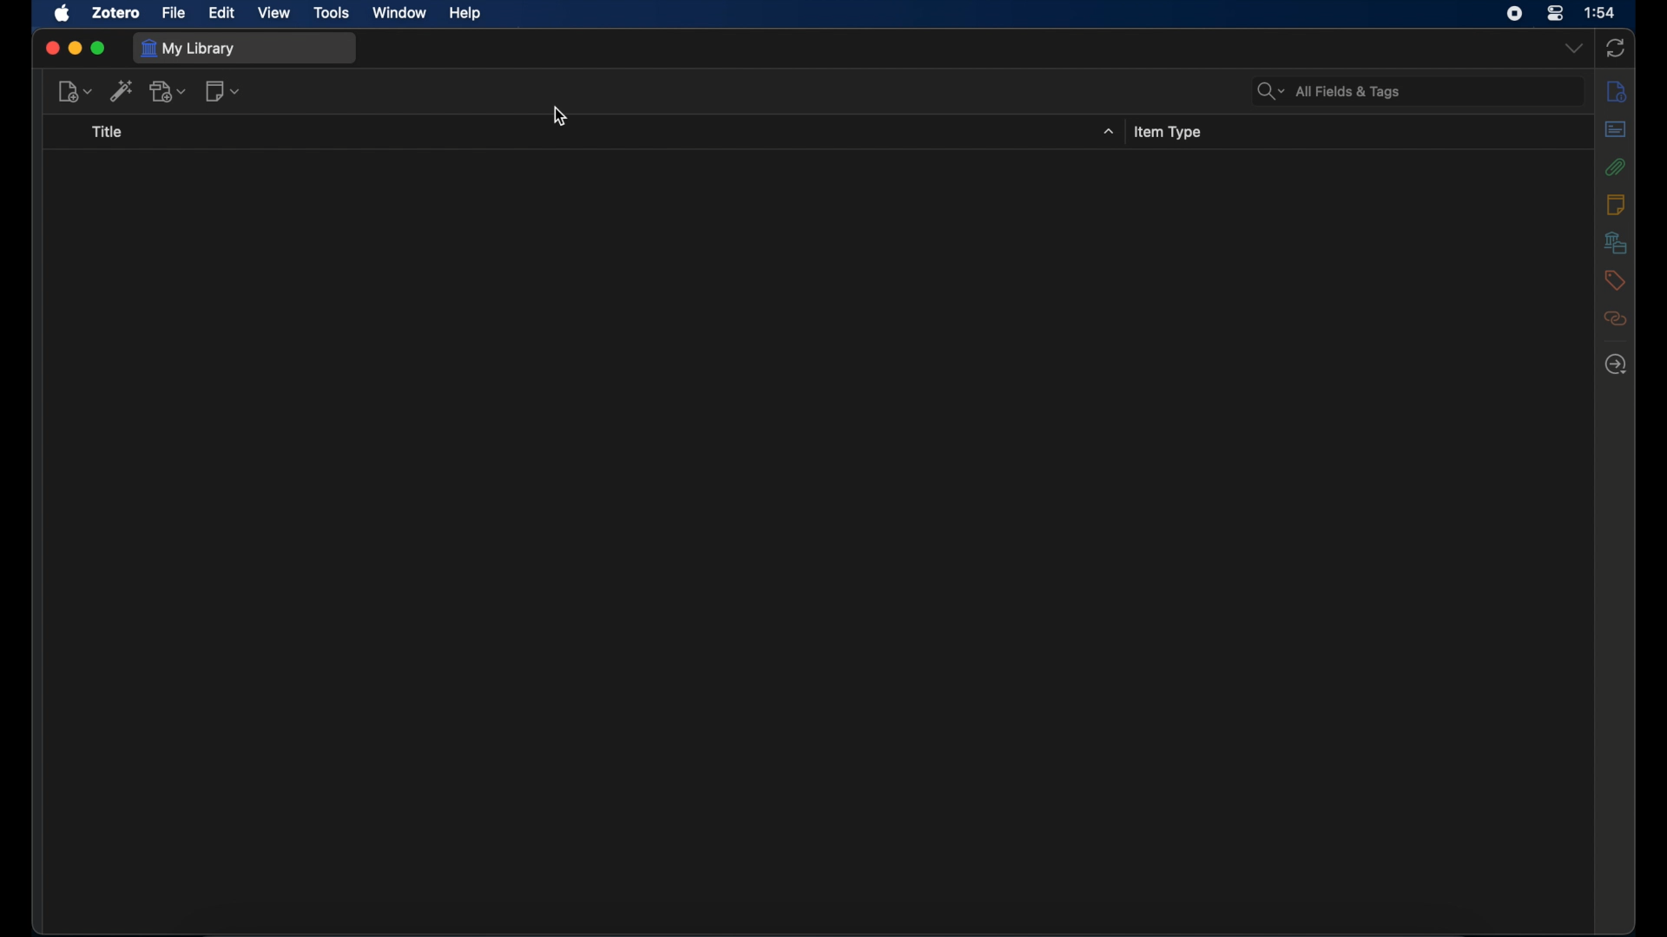  I want to click on window, so click(401, 12).